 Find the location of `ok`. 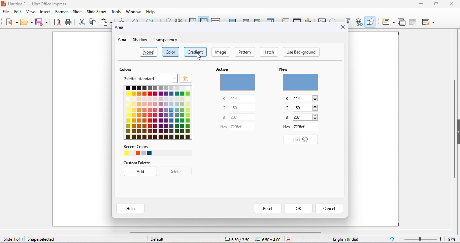

ok is located at coordinates (298, 209).